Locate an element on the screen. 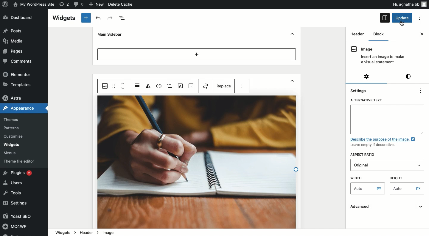  Menus is located at coordinates (11, 153).